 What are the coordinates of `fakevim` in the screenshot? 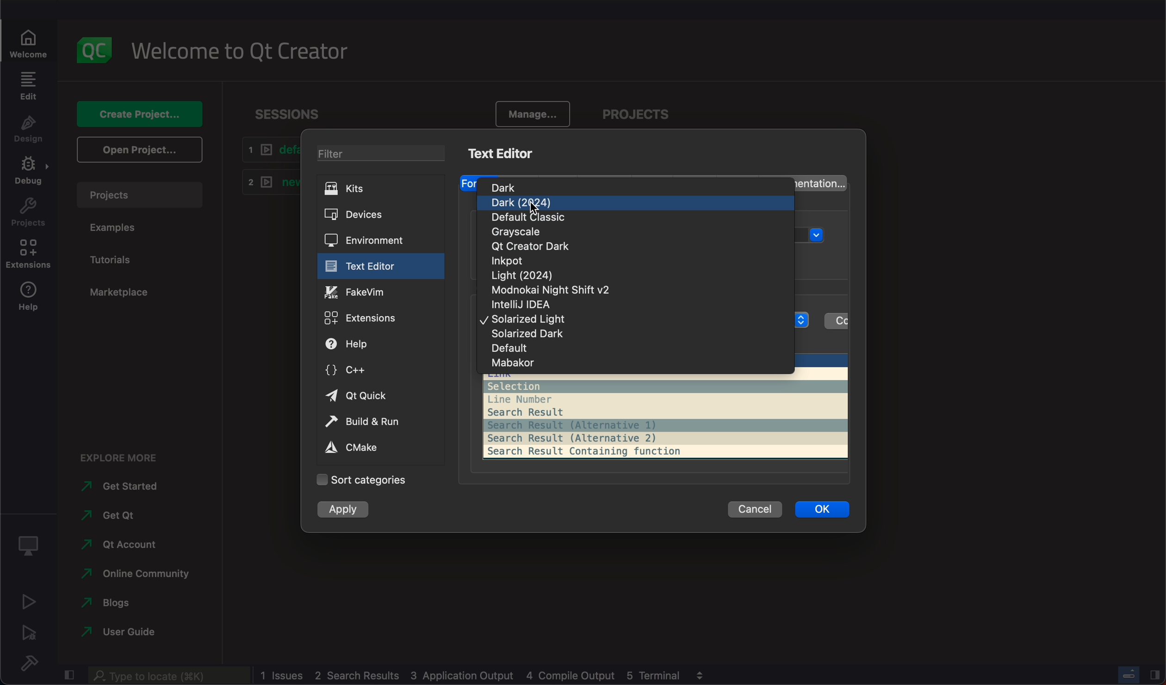 It's located at (381, 291).